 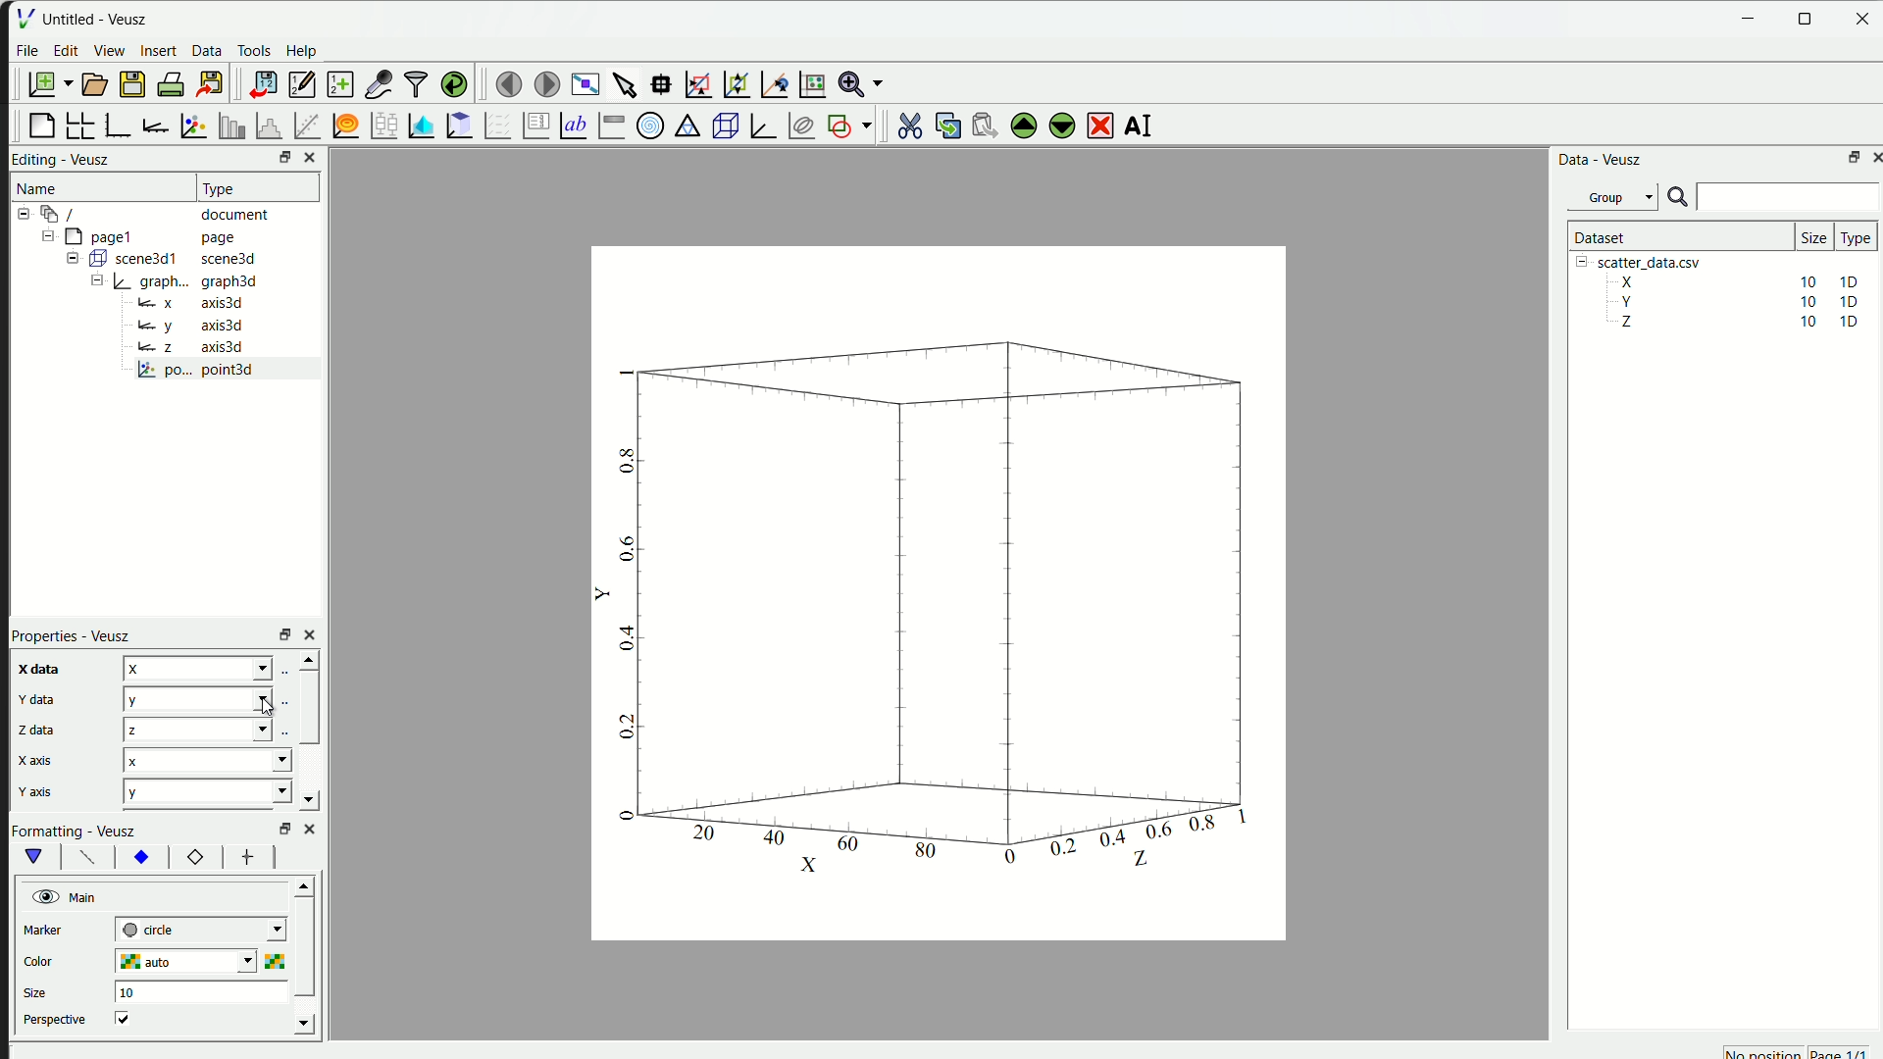 I want to click on , so click(x=282, y=827).